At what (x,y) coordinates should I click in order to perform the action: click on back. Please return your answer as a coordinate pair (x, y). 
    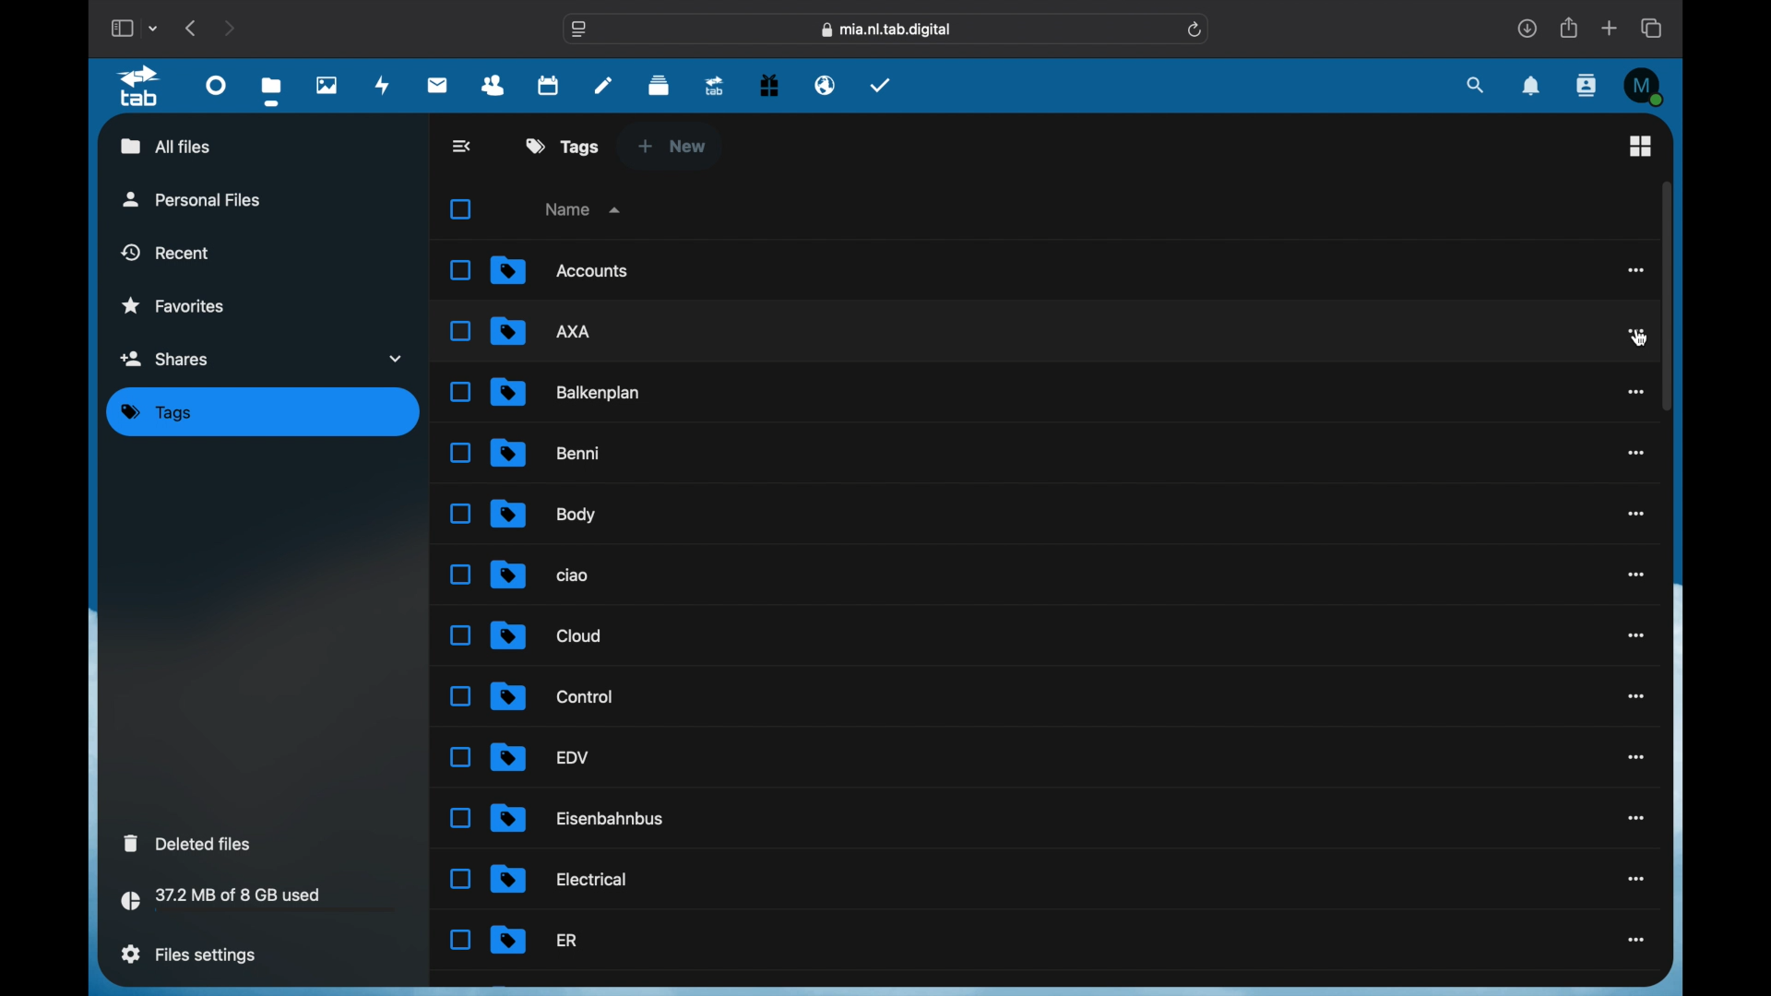
    Looking at the image, I should click on (463, 146).